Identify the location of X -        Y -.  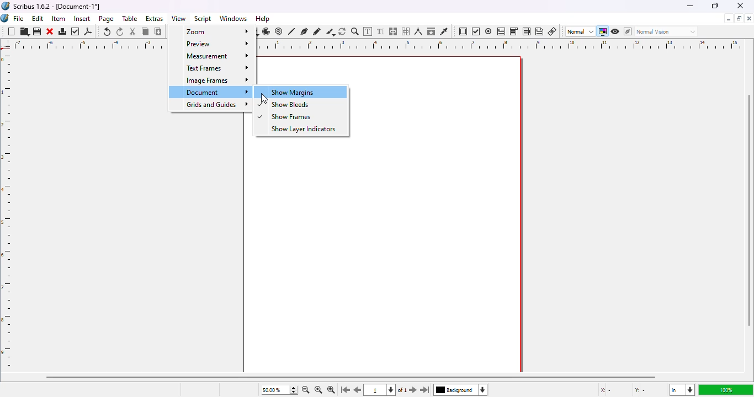
(624, 390).